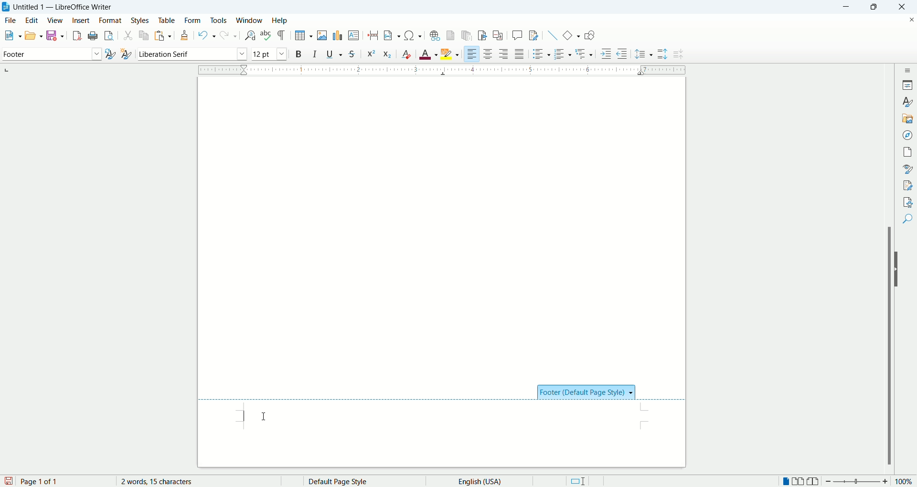 The height and width of the screenshot is (487, 917). Describe the element at coordinates (109, 36) in the screenshot. I see `print preview` at that location.